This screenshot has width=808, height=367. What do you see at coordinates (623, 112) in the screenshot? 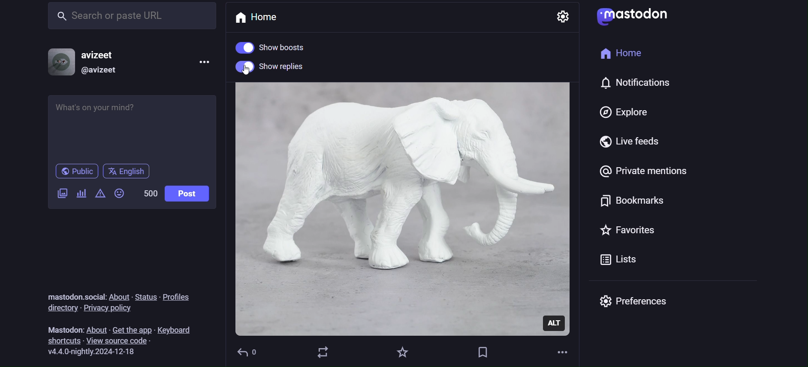
I see `explore` at bounding box center [623, 112].